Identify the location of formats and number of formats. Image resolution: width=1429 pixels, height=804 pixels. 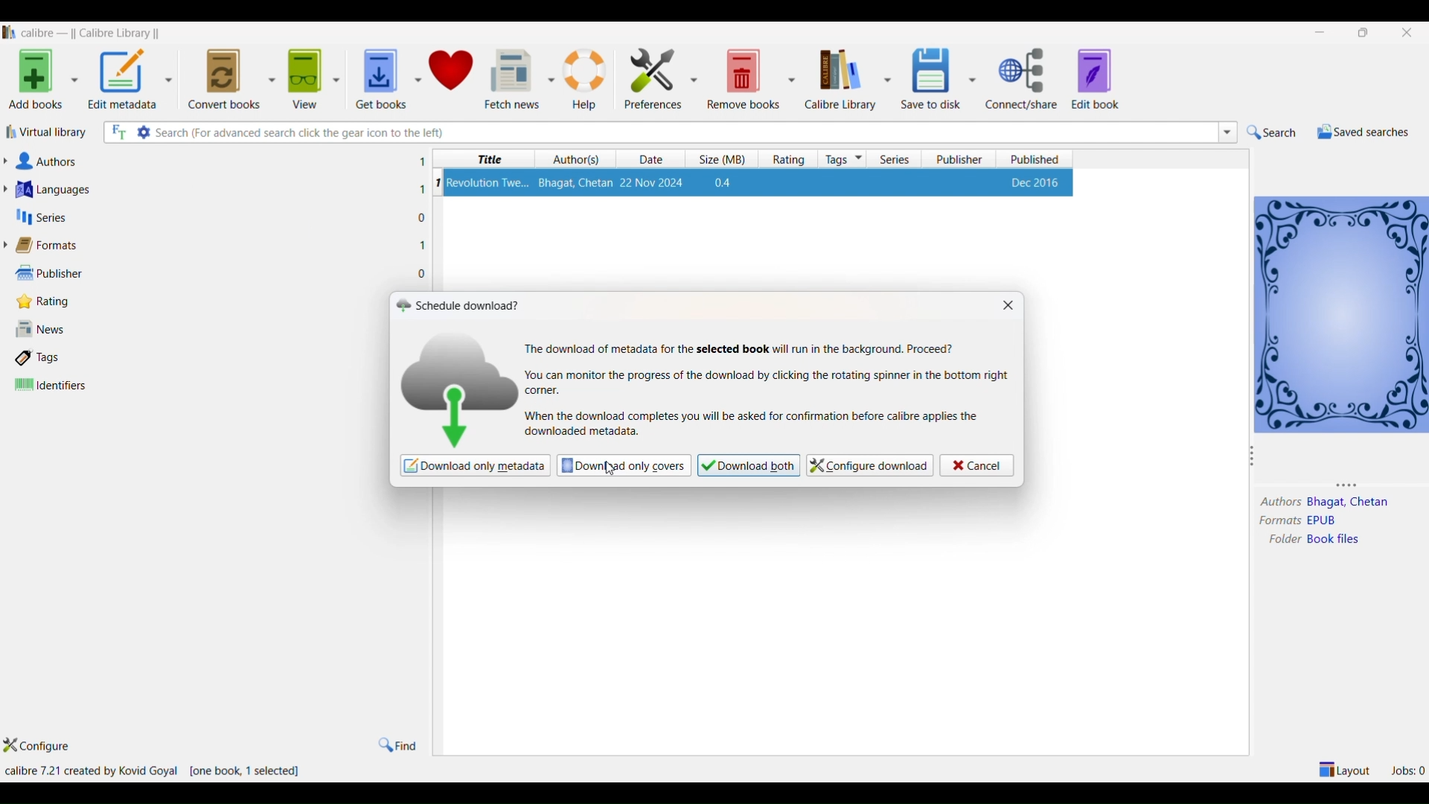
(55, 246).